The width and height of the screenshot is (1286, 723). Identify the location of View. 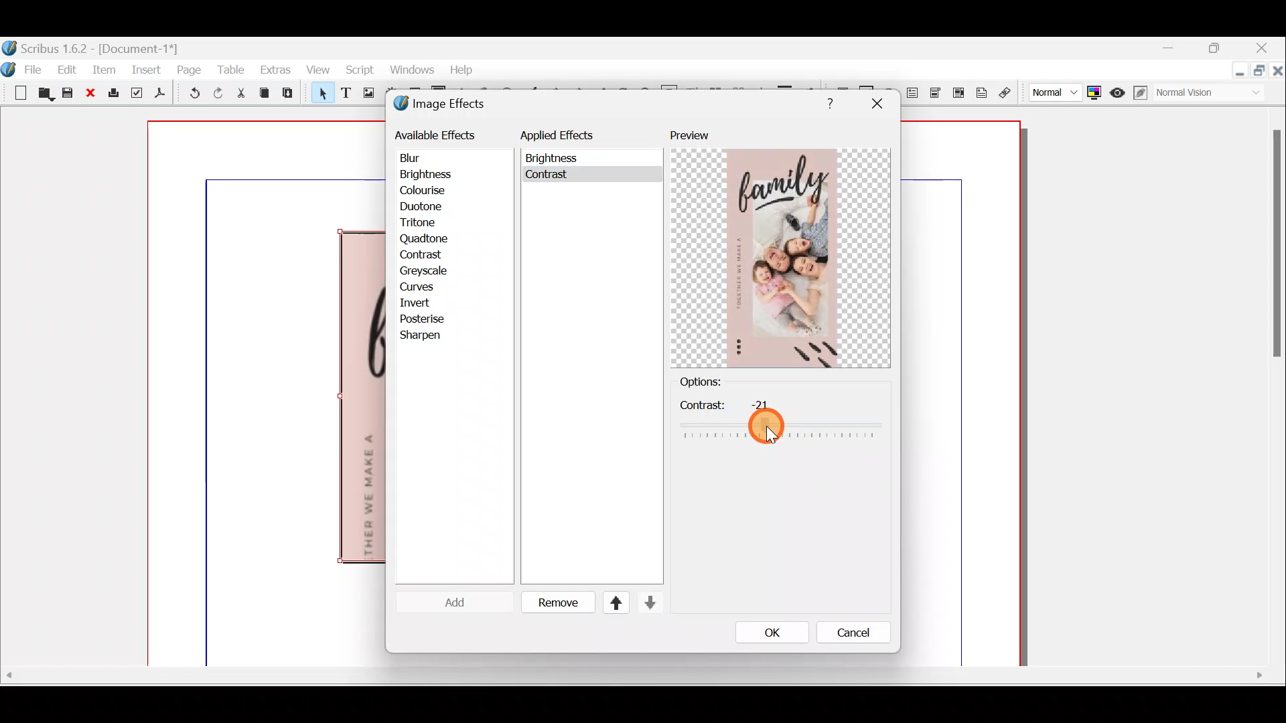
(316, 71).